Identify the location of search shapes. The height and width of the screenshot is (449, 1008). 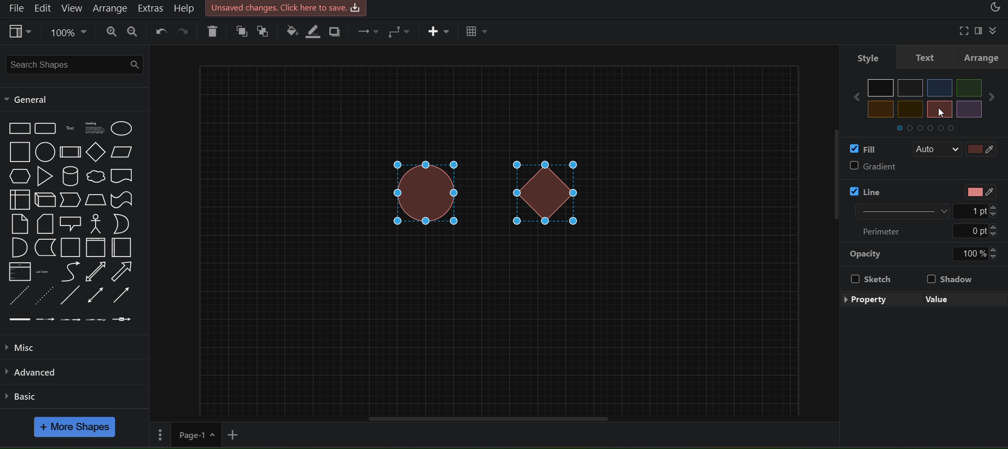
(72, 61).